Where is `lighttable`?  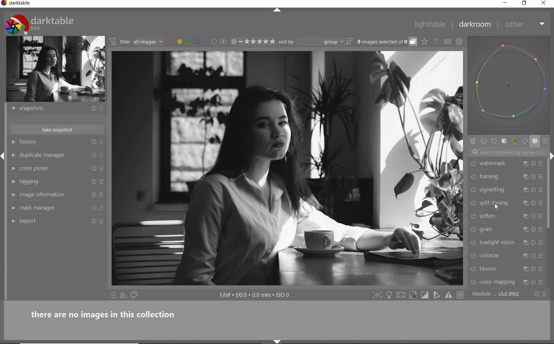 lighttable is located at coordinates (430, 25).